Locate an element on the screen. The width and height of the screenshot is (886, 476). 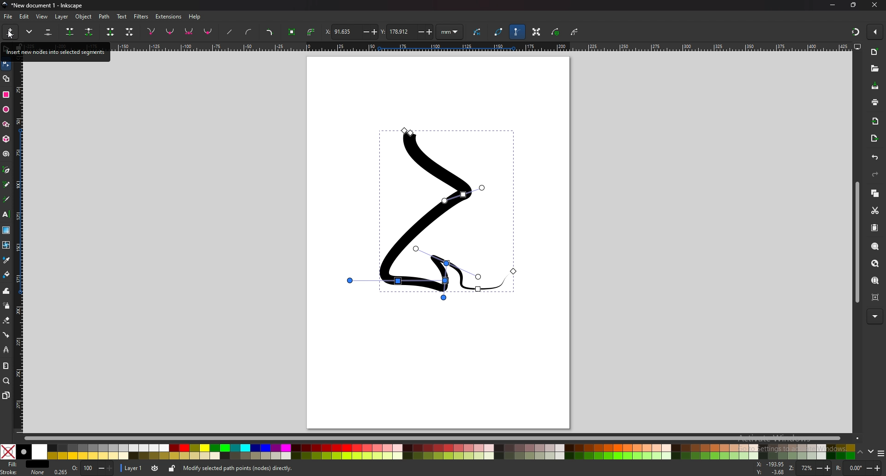
copy is located at coordinates (875, 194).